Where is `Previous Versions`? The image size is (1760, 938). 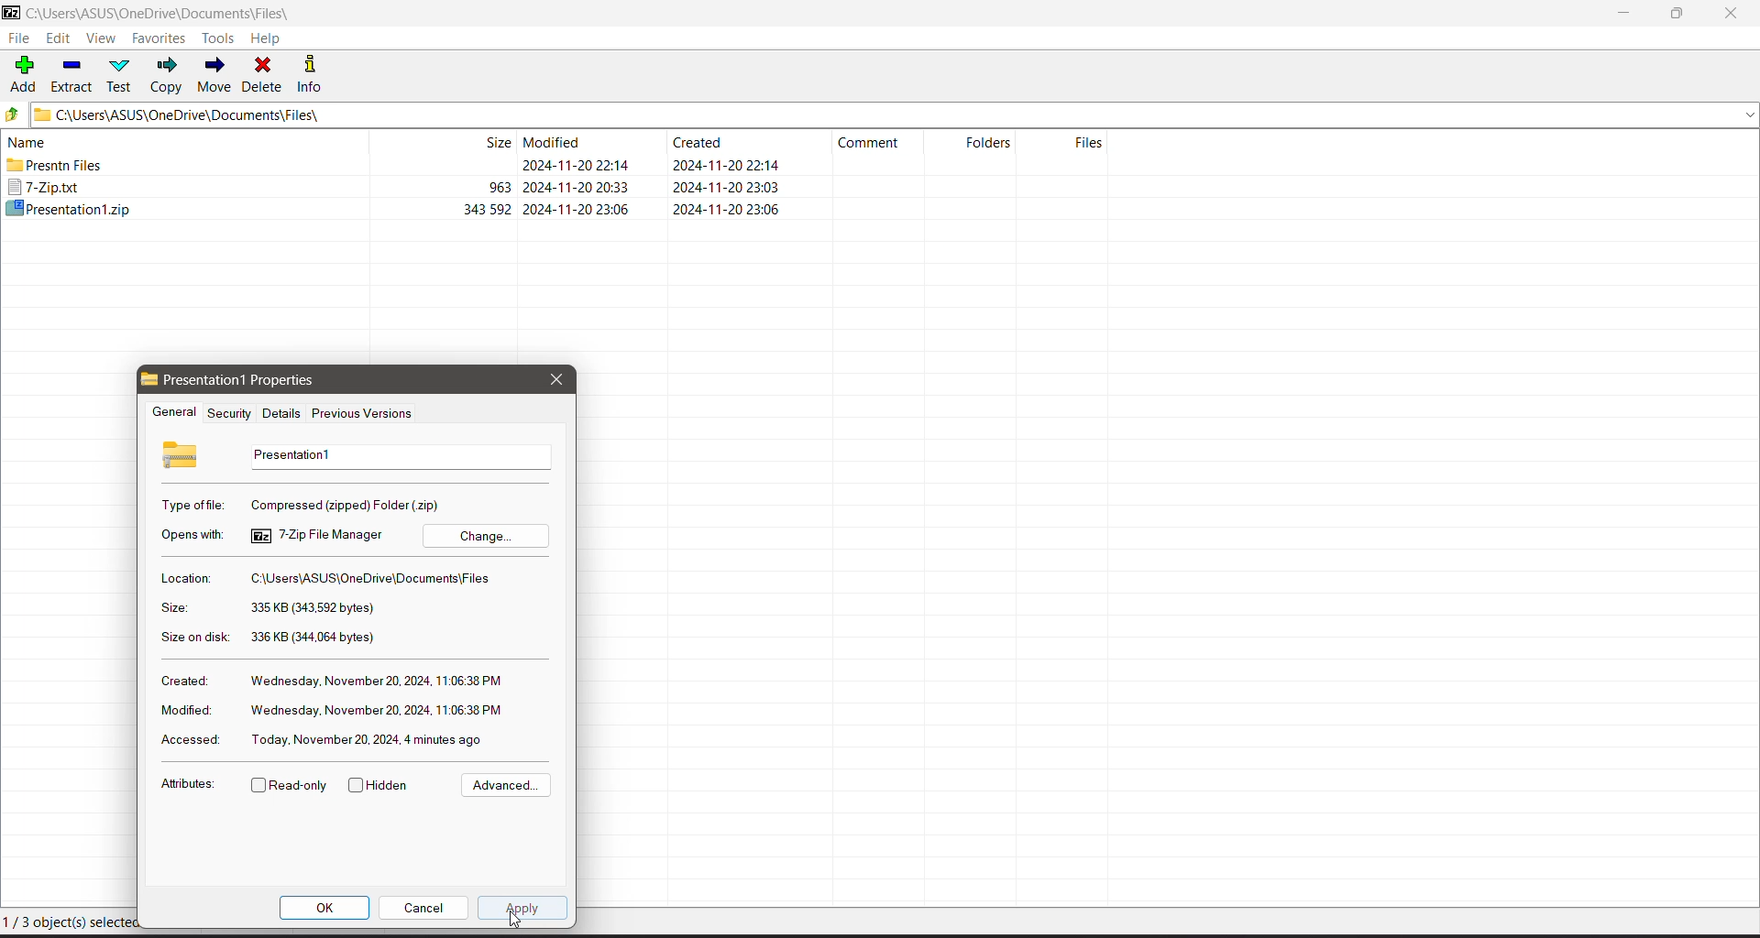
Previous Versions is located at coordinates (363, 415).